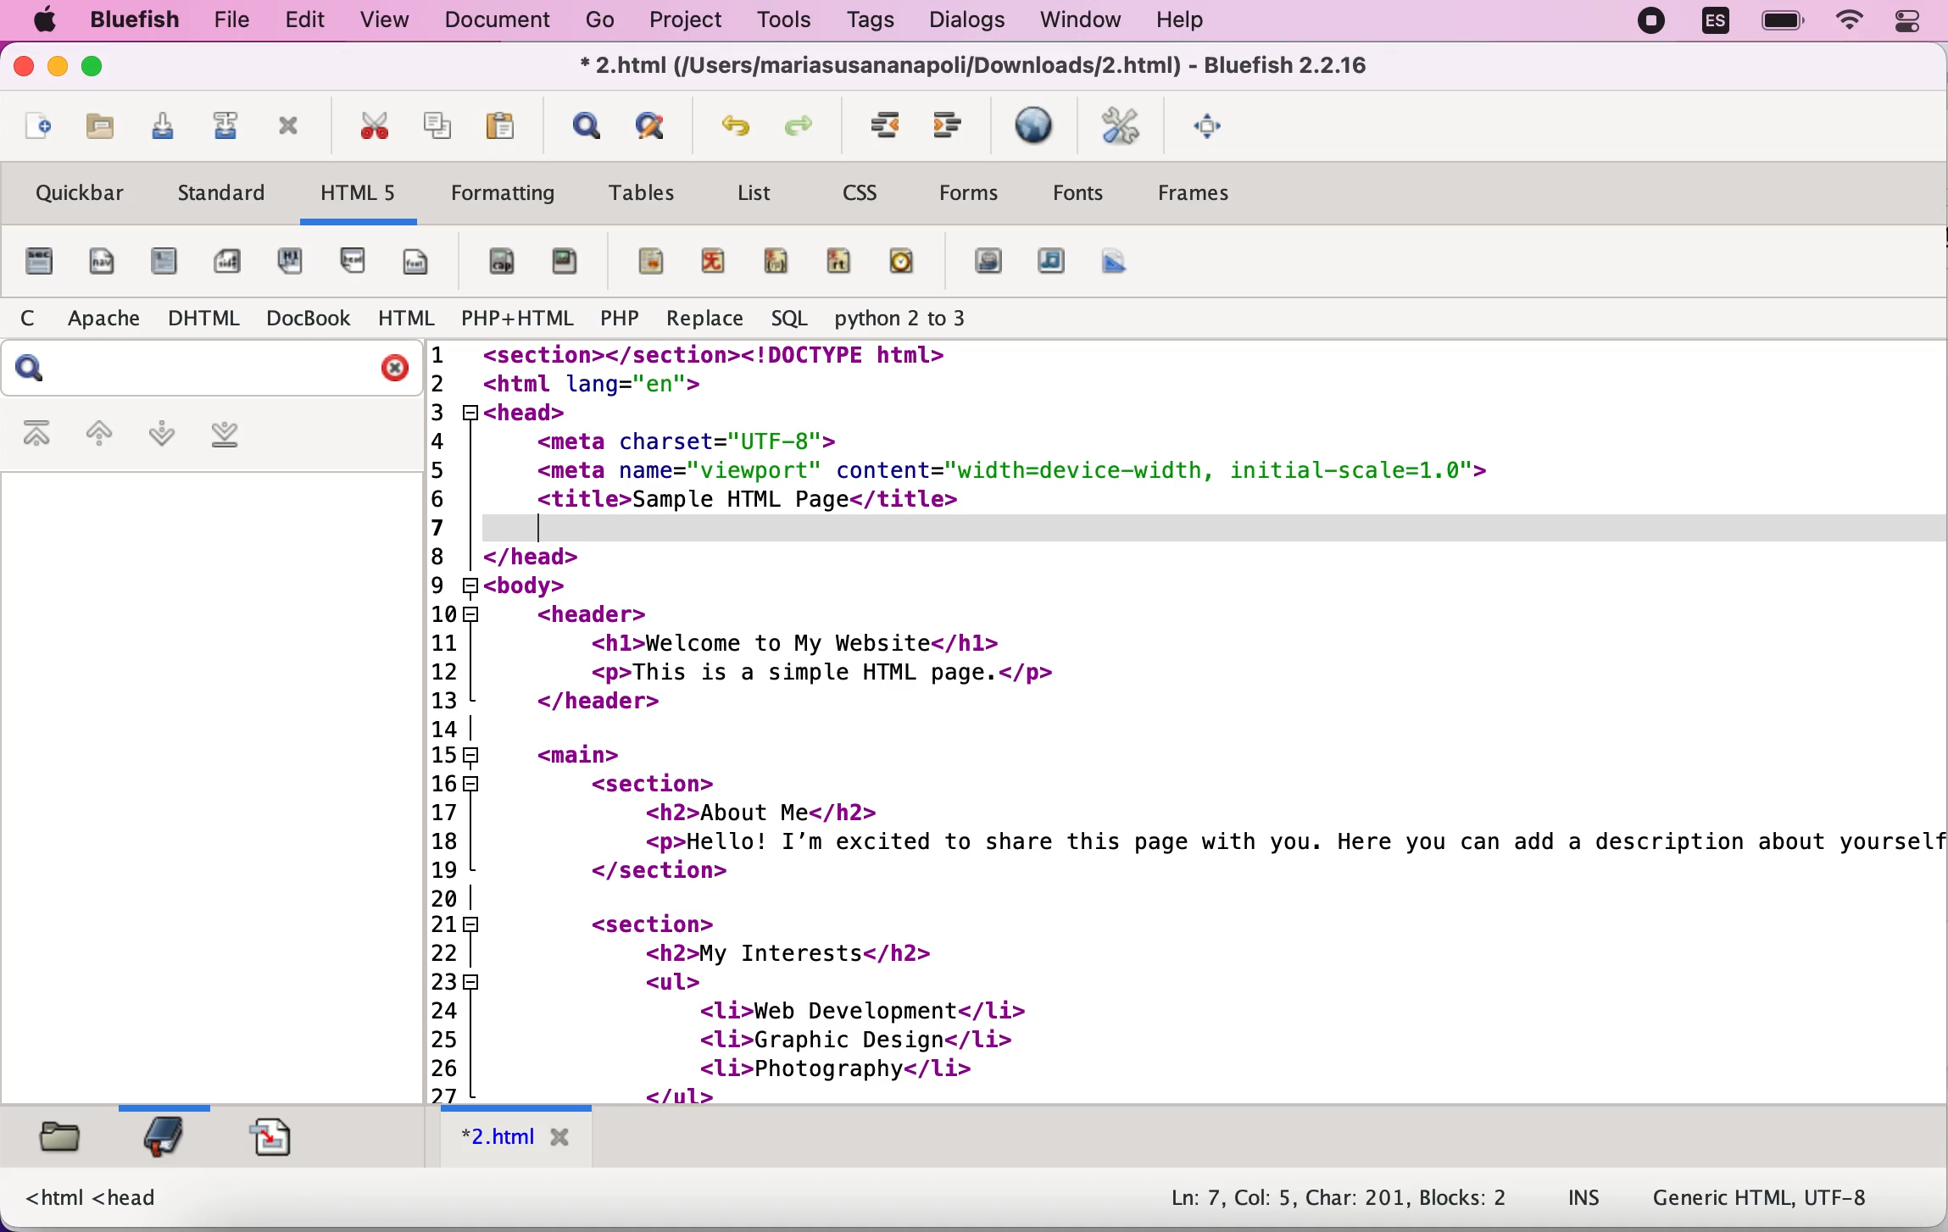  Describe the element at coordinates (1649, 25) in the screenshot. I see `recording stopped` at that location.